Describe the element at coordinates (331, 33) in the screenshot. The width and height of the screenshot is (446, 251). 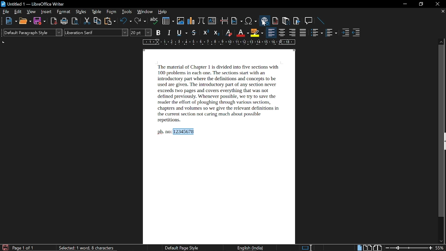
I see `toggle ordered list` at that location.